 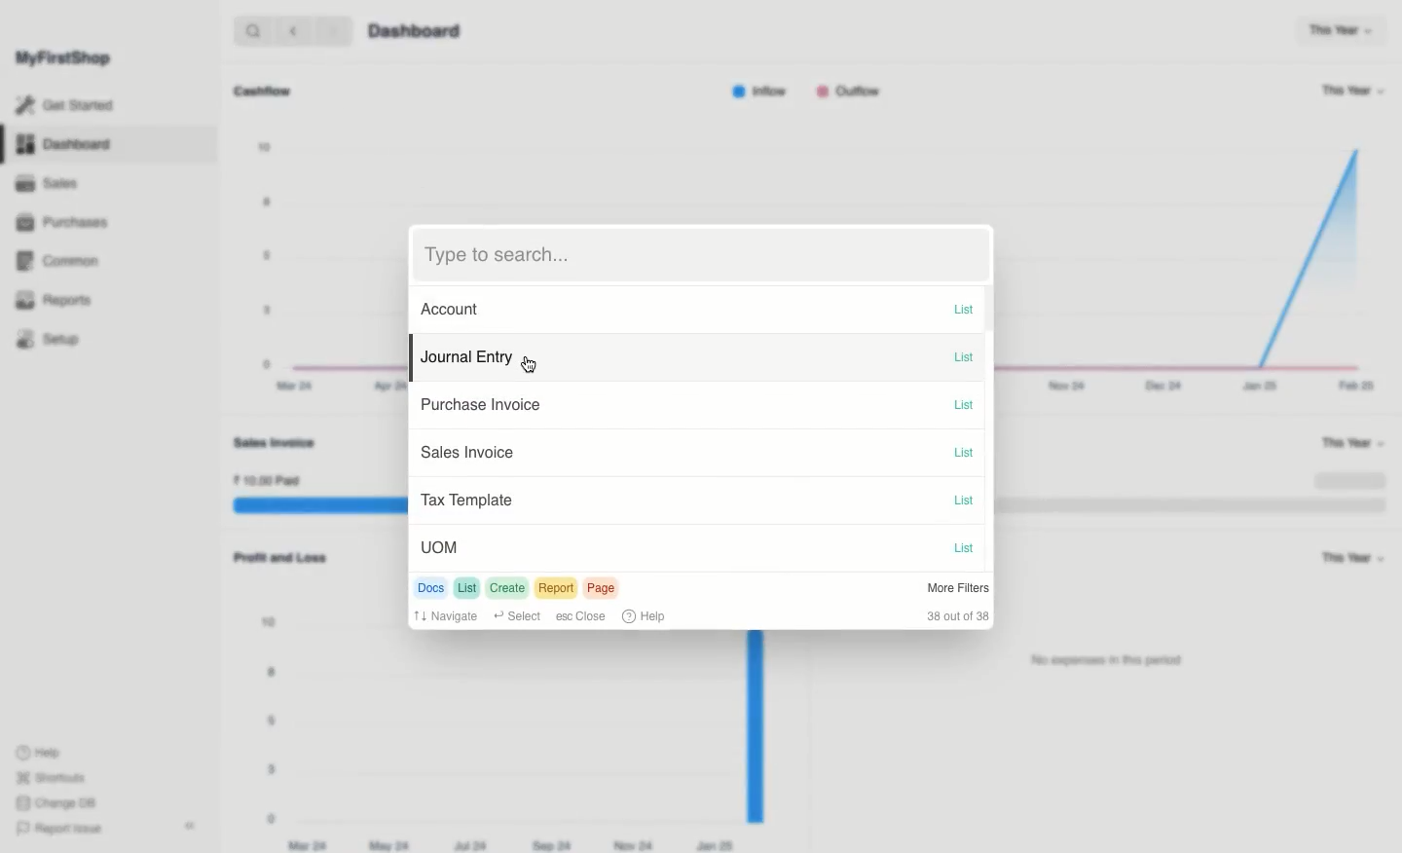 I want to click on Docs, so click(x=430, y=587).